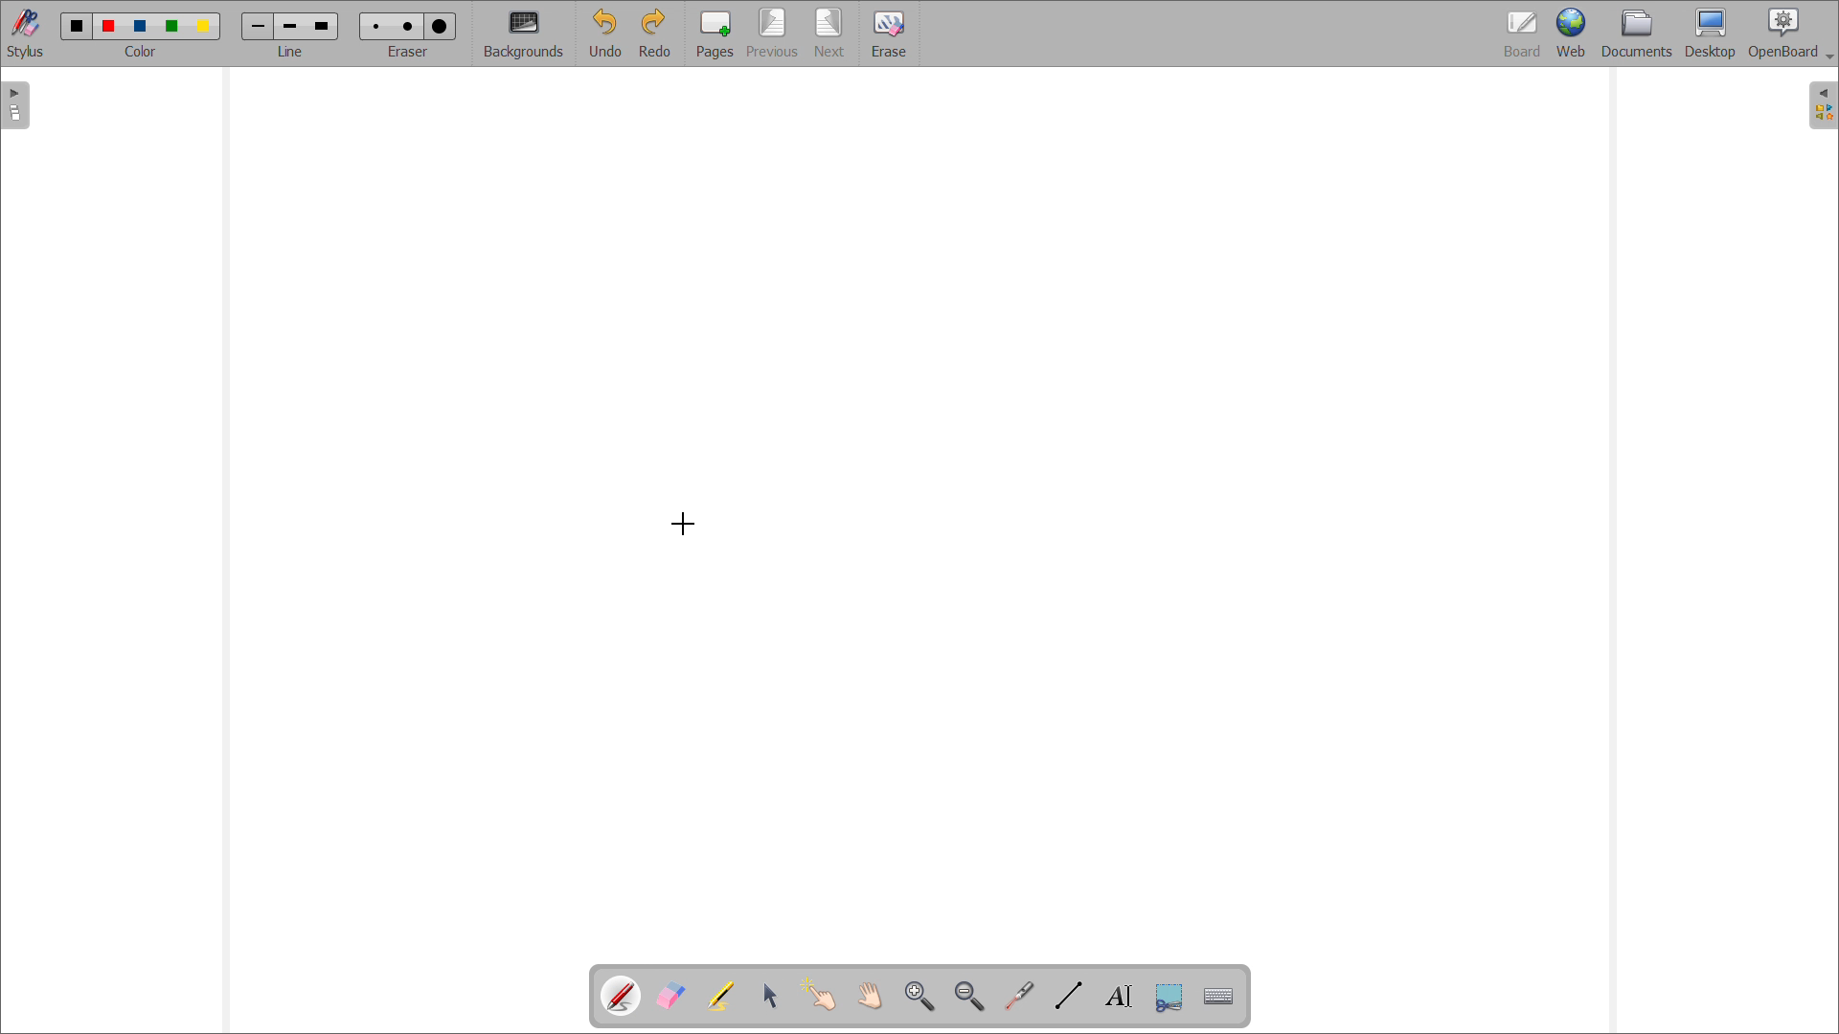  I want to click on open pages view, so click(16, 105).